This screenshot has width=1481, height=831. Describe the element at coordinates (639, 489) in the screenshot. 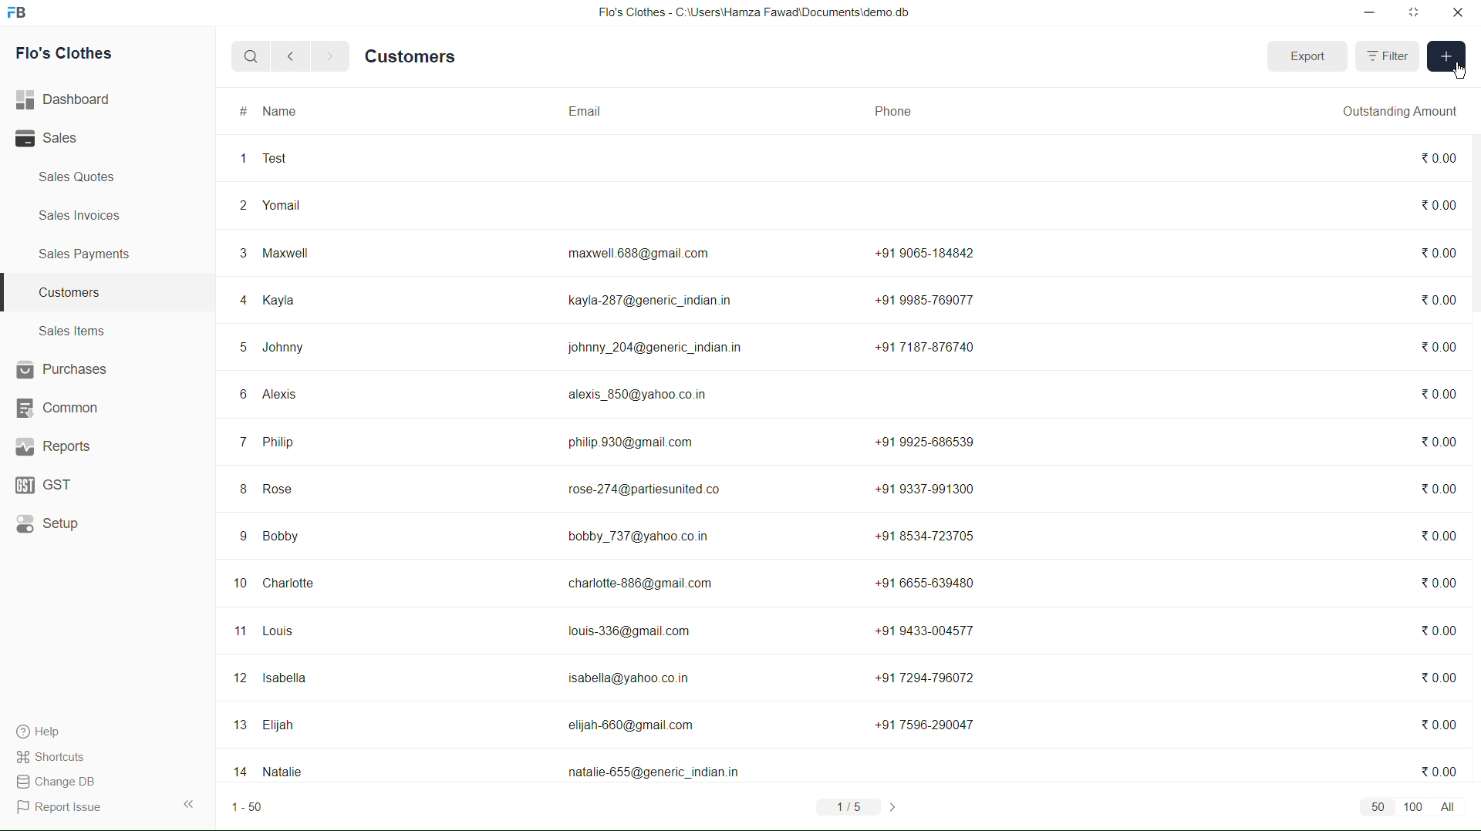

I see `rose-274@partiesunited.co` at that location.